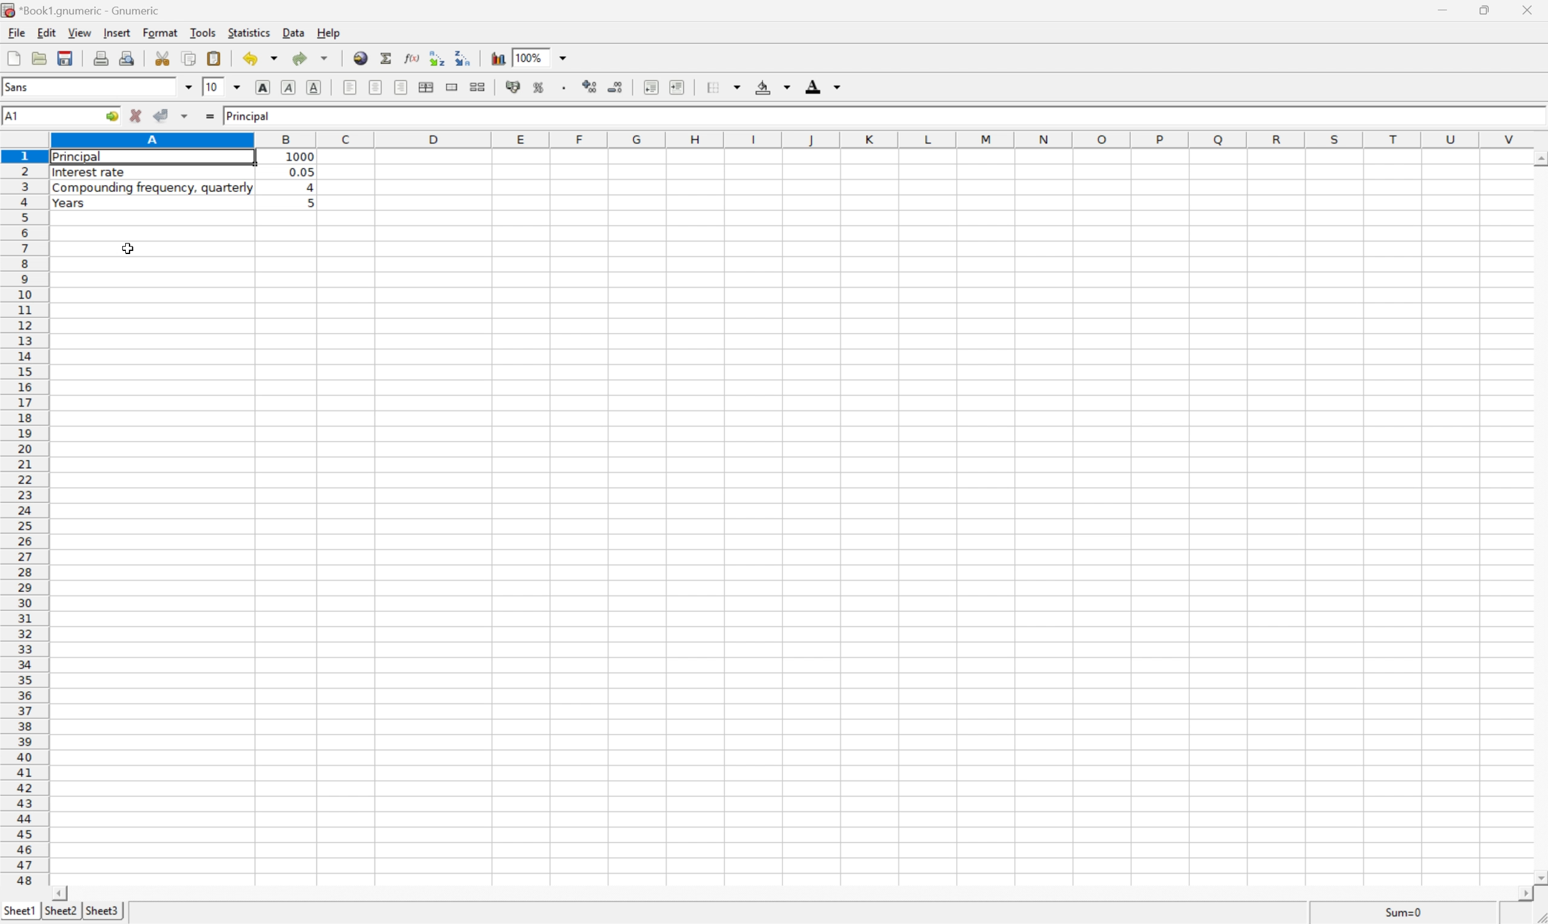  I want to click on decrease number of decimals displayed, so click(617, 87).